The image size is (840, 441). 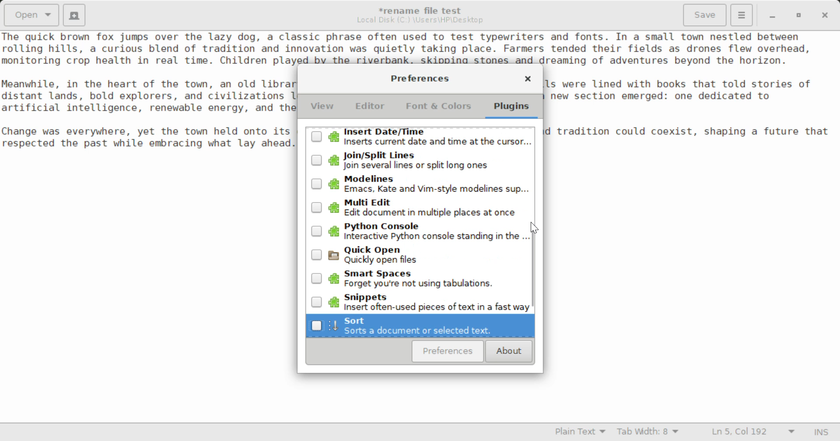 I want to click on Python Console Plugin Button Unselected, so click(x=419, y=232).